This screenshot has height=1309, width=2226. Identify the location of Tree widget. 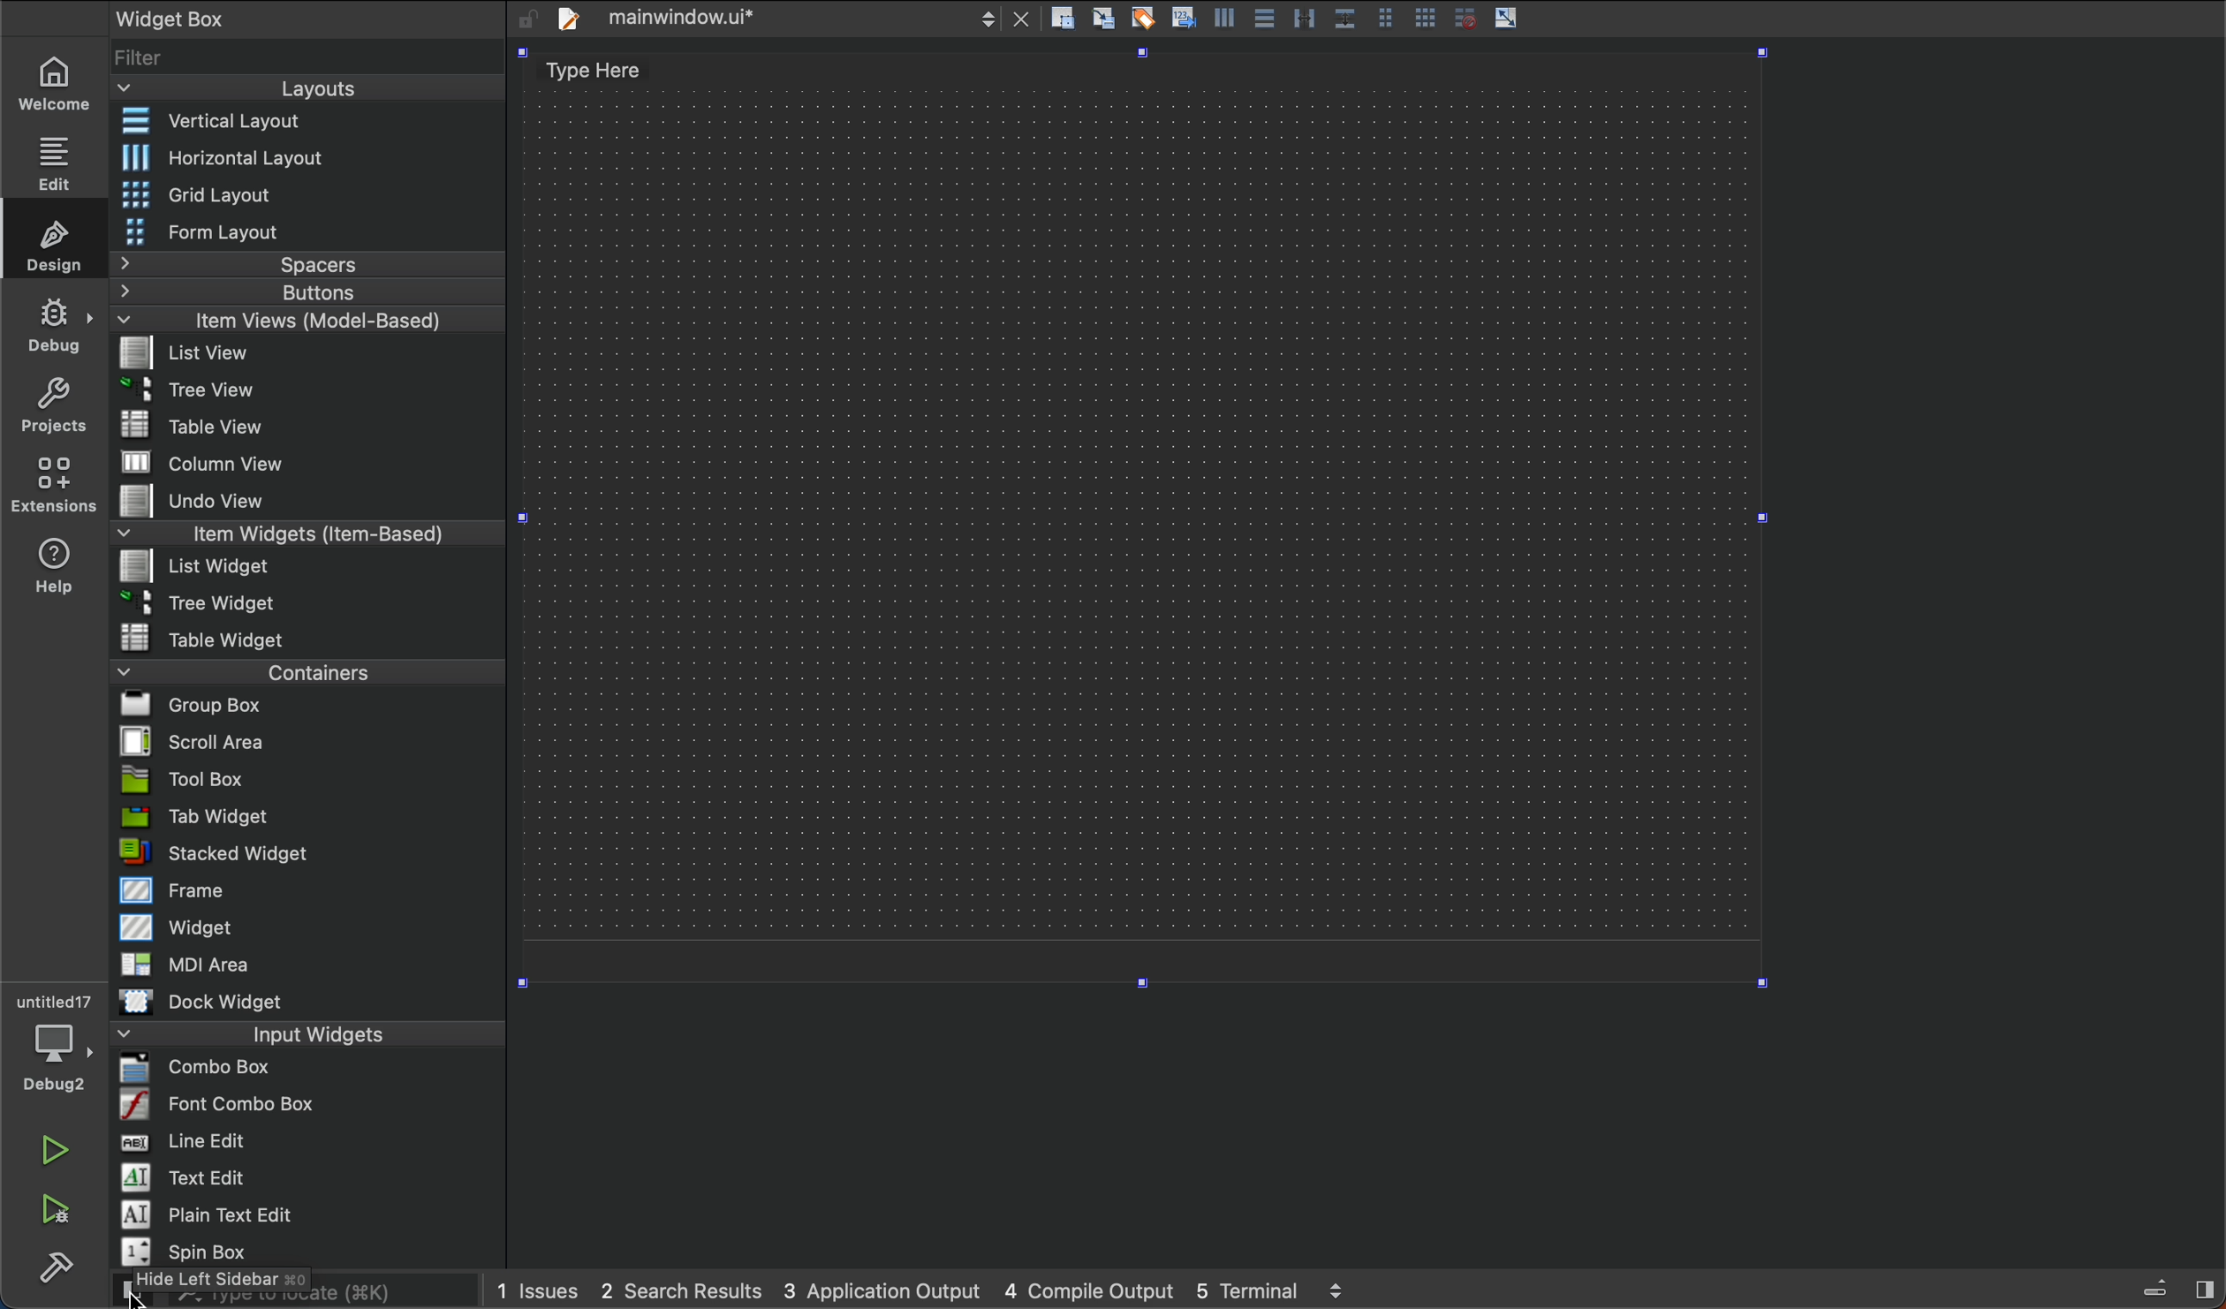
(199, 603).